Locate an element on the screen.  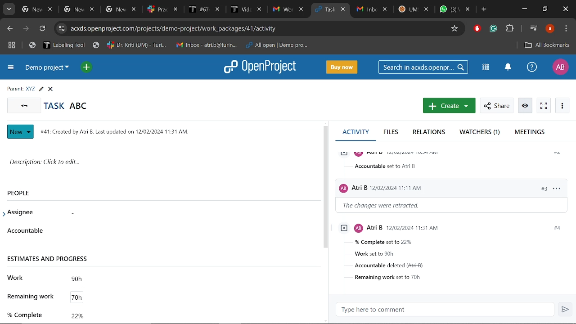
Completed work is located at coordinates (77, 316).